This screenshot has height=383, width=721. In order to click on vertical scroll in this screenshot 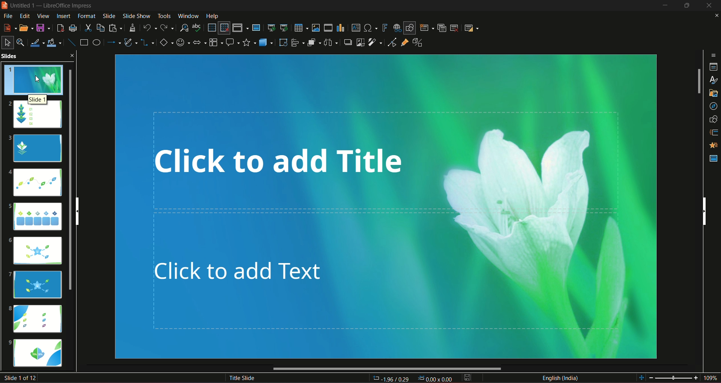, I will do `click(83, 211)`.